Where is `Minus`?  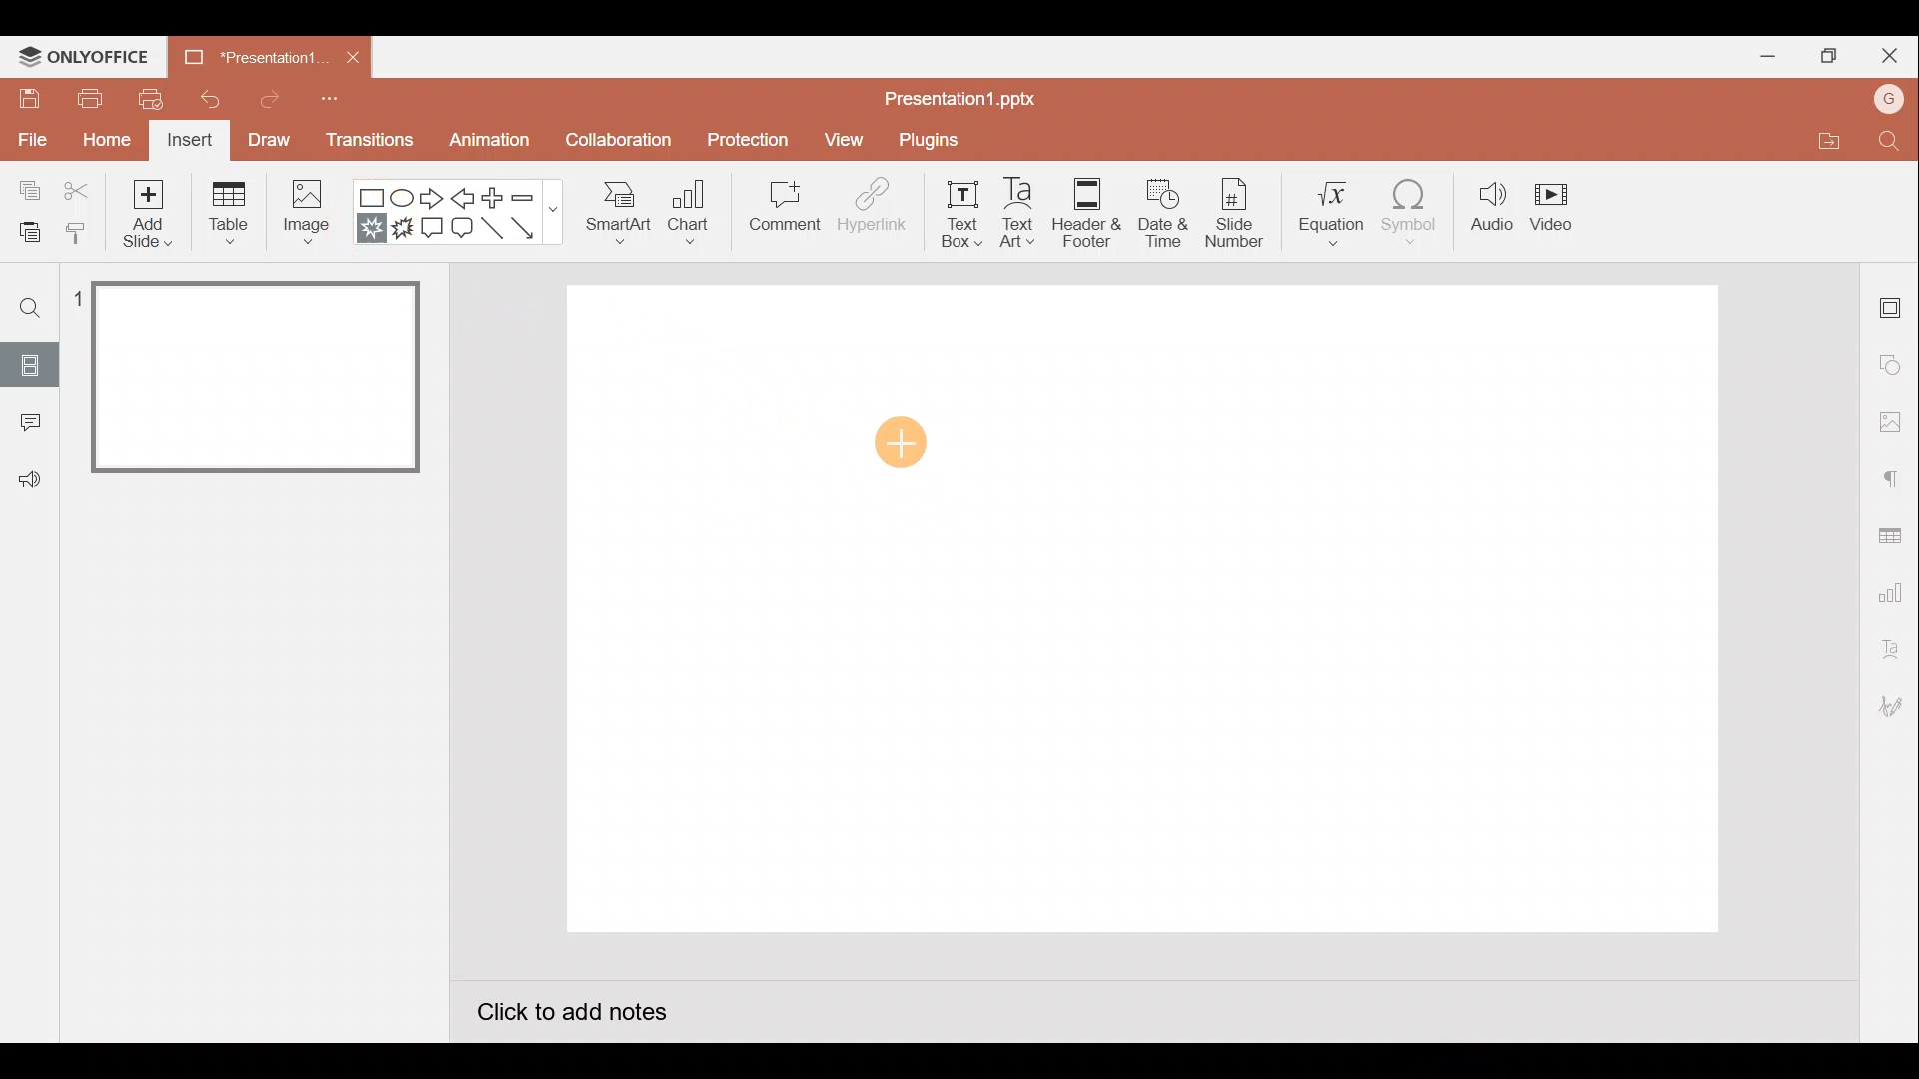 Minus is located at coordinates (527, 195).